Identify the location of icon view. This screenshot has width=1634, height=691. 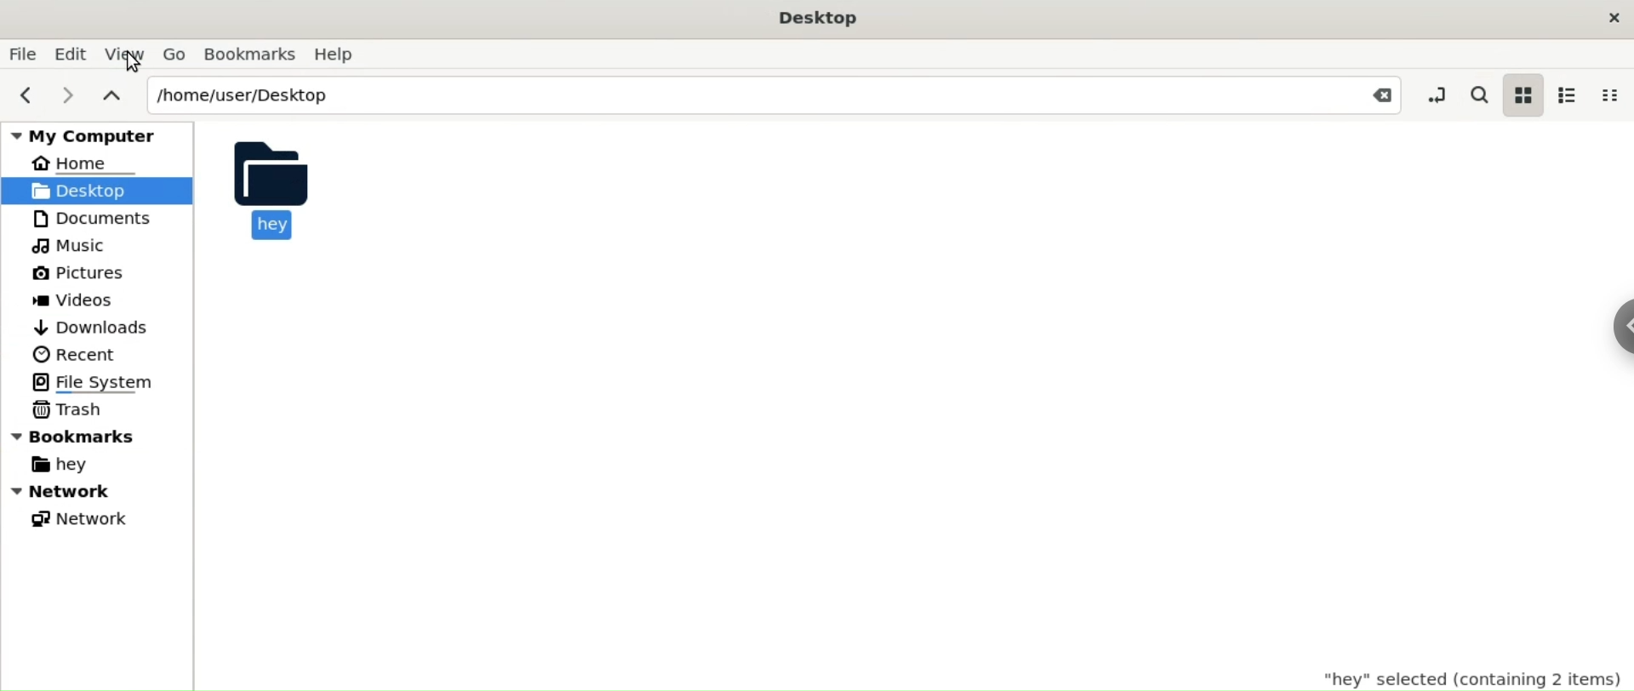
(1524, 95).